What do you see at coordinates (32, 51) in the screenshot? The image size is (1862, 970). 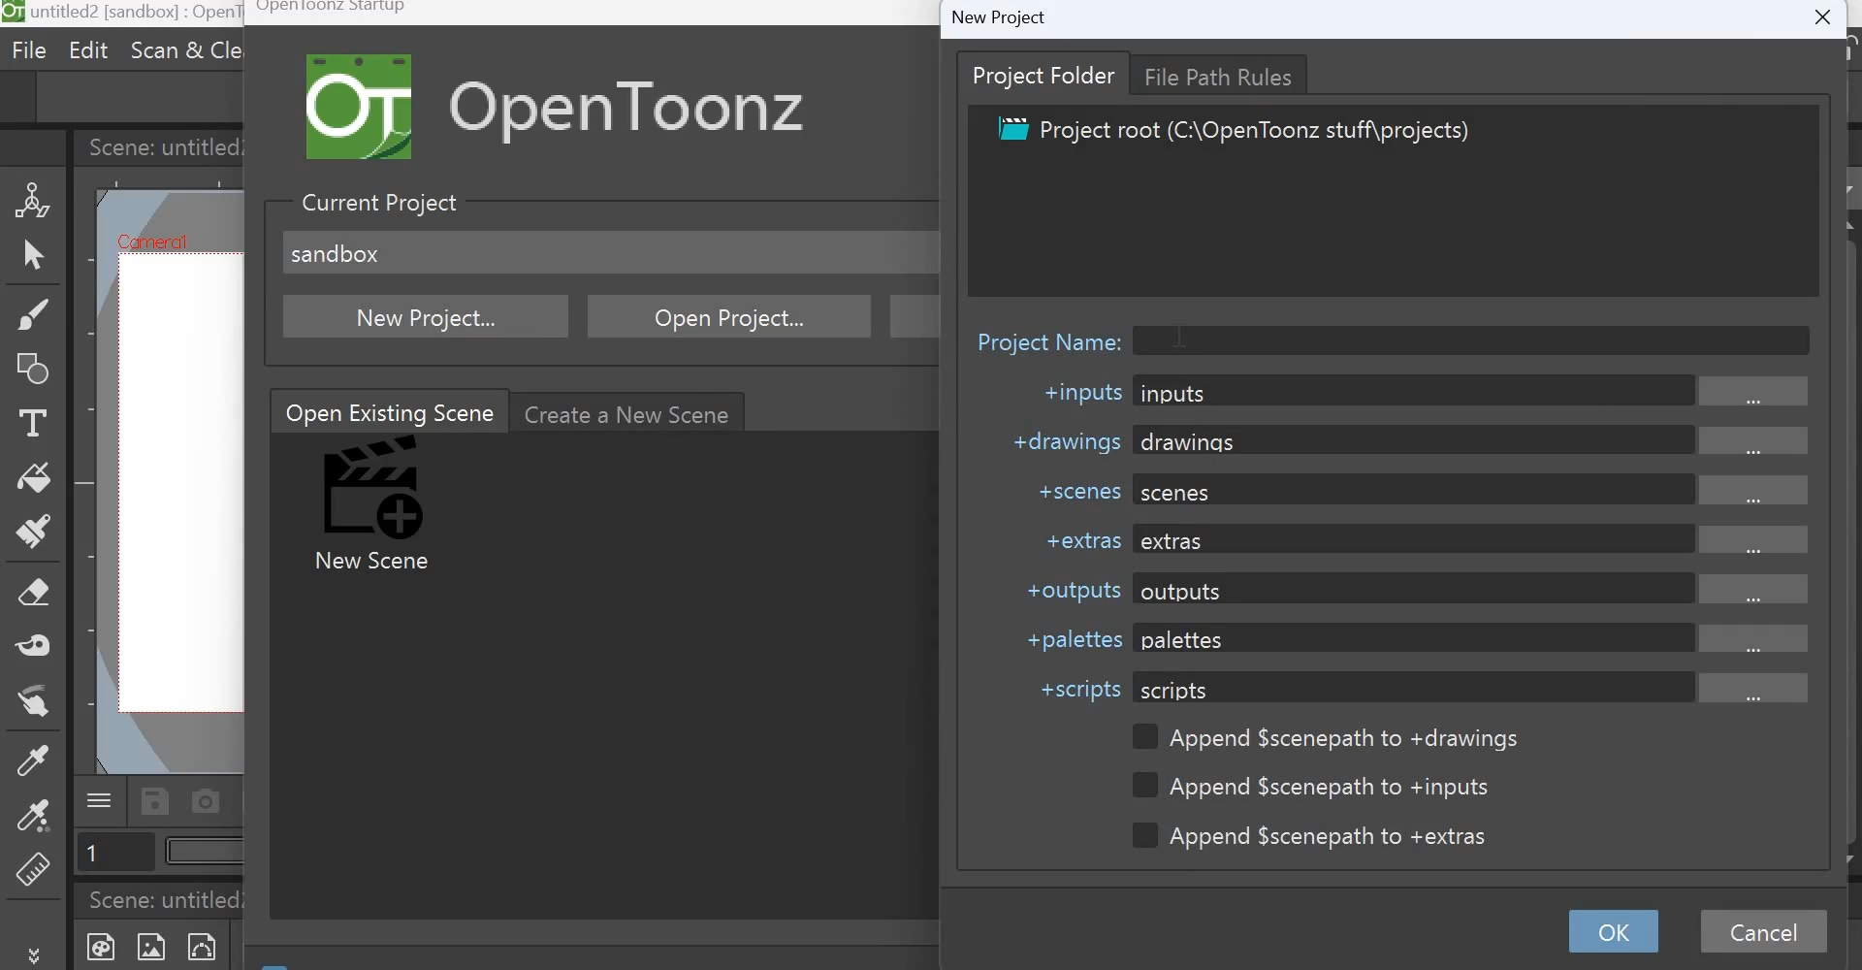 I see `File` at bounding box center [32, 51].